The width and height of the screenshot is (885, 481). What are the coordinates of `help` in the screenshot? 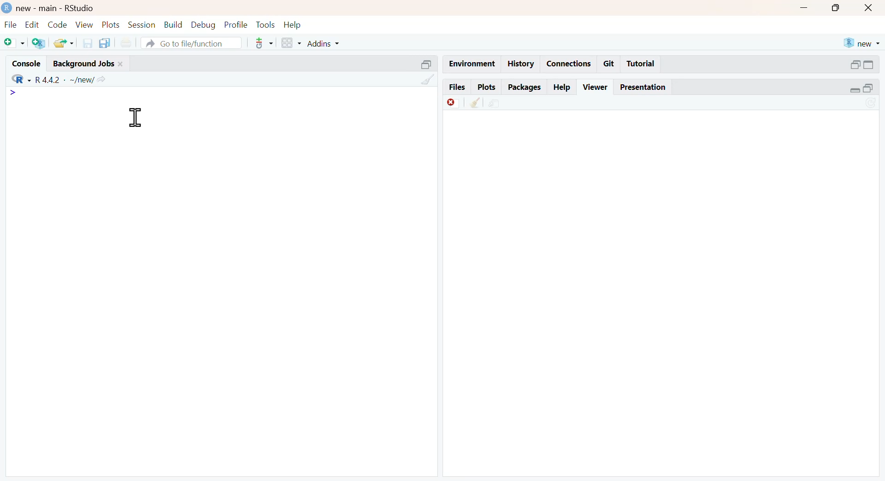 It's located at (293, 25).